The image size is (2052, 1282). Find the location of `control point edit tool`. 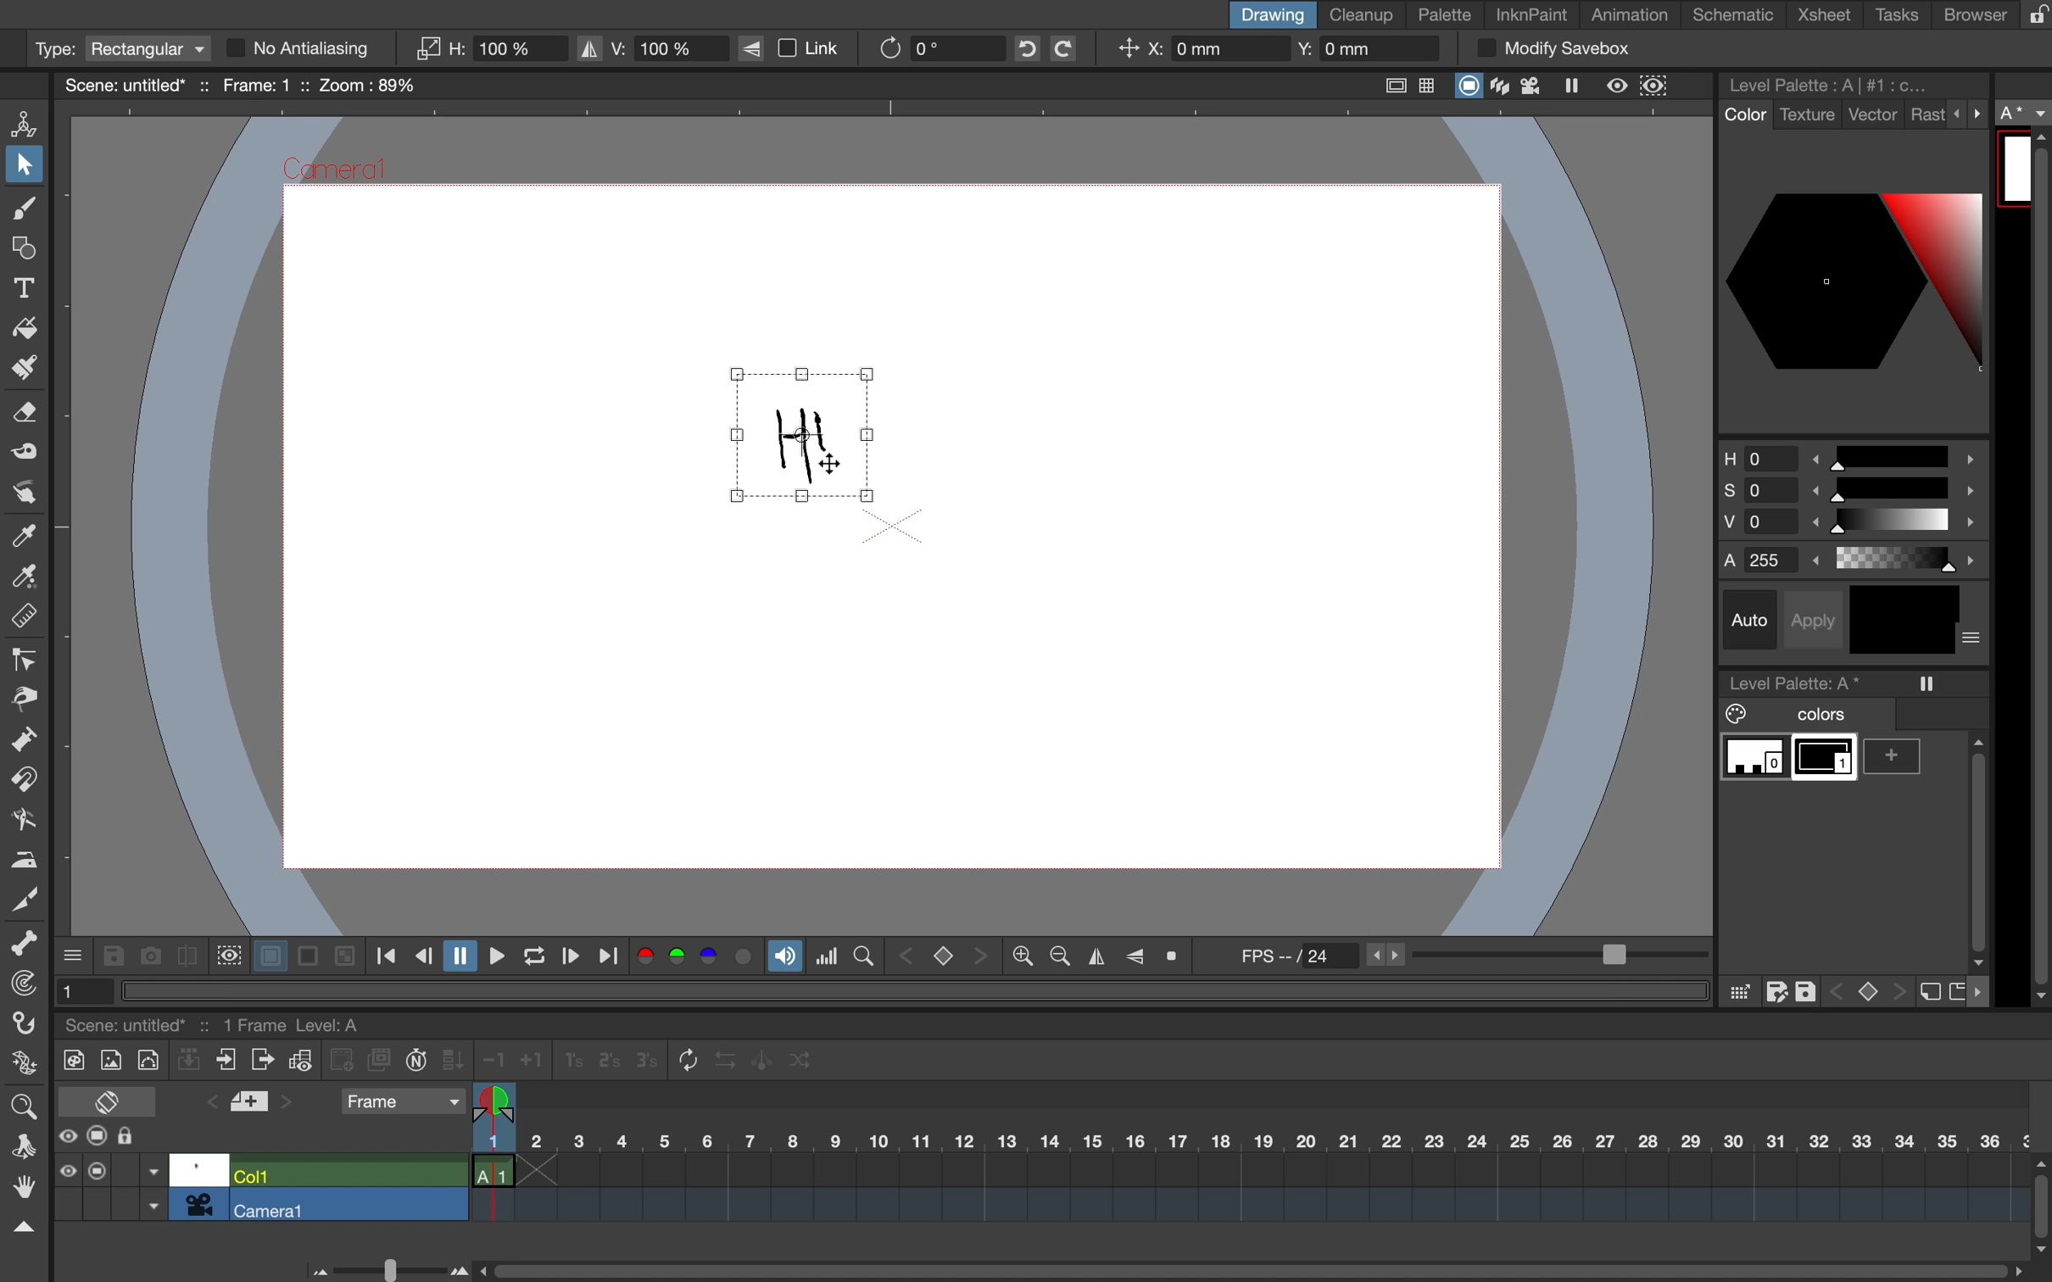

control point edit tool is located at coordinates (25, 660).